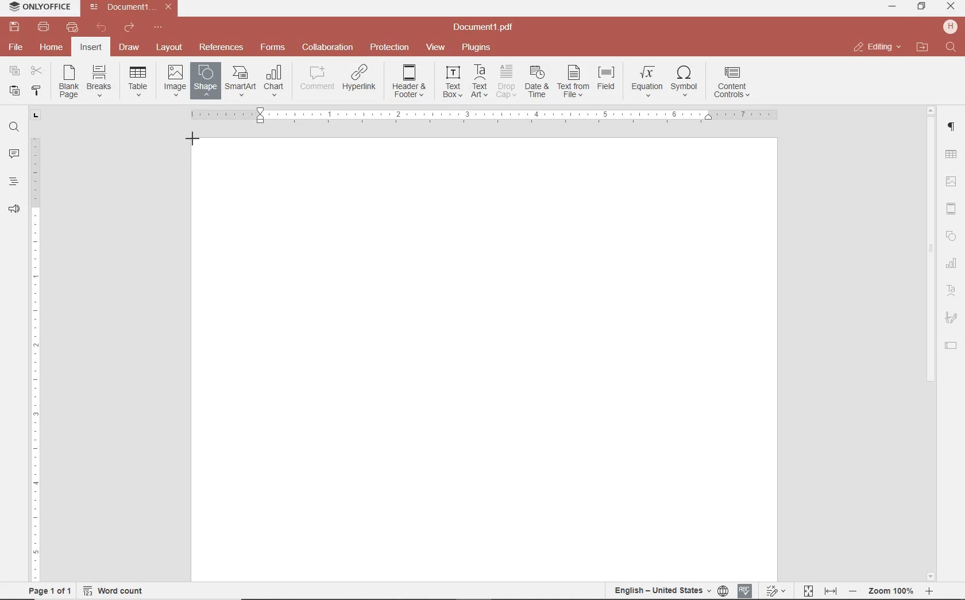 The height and width of the screenshot is (600, 965). Describe the element at coordinates (607, 78) in the screenshot. I see `INSERT FIELD` at that location.